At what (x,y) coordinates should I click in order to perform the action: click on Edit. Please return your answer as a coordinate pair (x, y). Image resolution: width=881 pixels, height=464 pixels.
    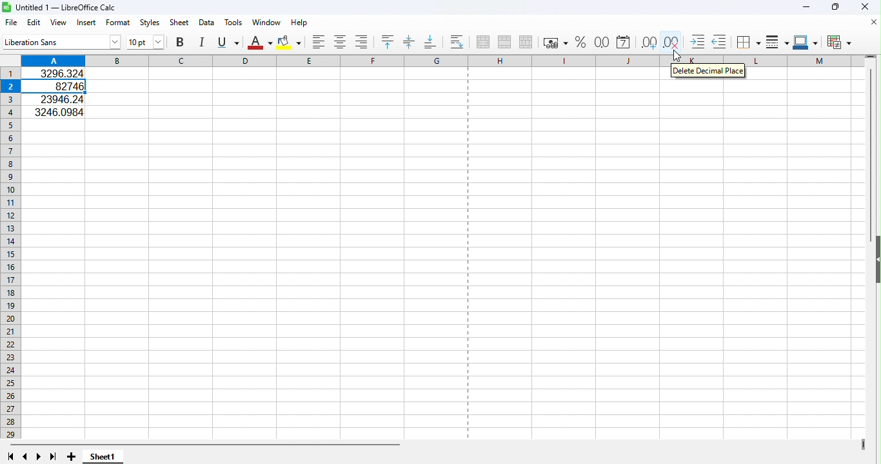
    Looking at the image, I should click on (33, 22).